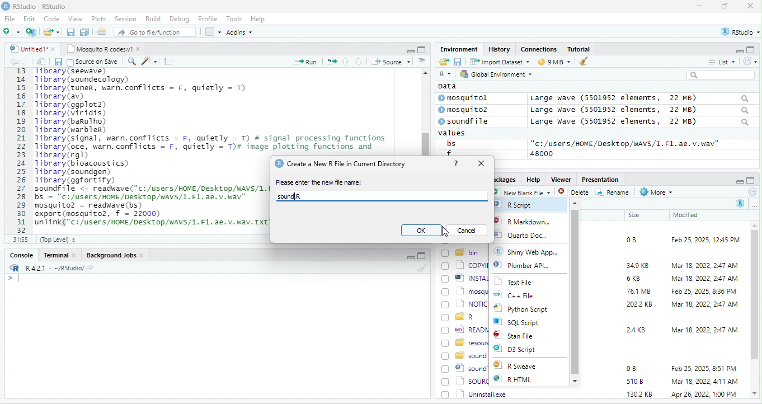  What do you see at coordinates (639, 98) in the screenshot?
I see `Large wave (5501952 elements, 22 MB)` at bounding box center [639, 98].